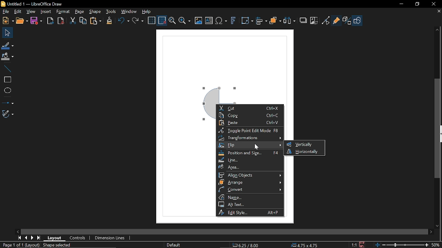  I want to click on open, so click(22, 21).